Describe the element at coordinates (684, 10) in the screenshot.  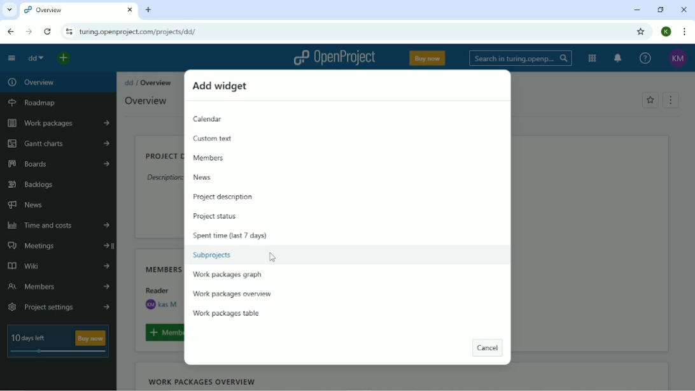
I see `Close` at that location.